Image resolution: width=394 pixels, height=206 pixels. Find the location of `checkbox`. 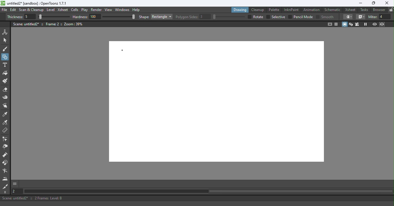

checkbox is located at coordinates (268, 17).